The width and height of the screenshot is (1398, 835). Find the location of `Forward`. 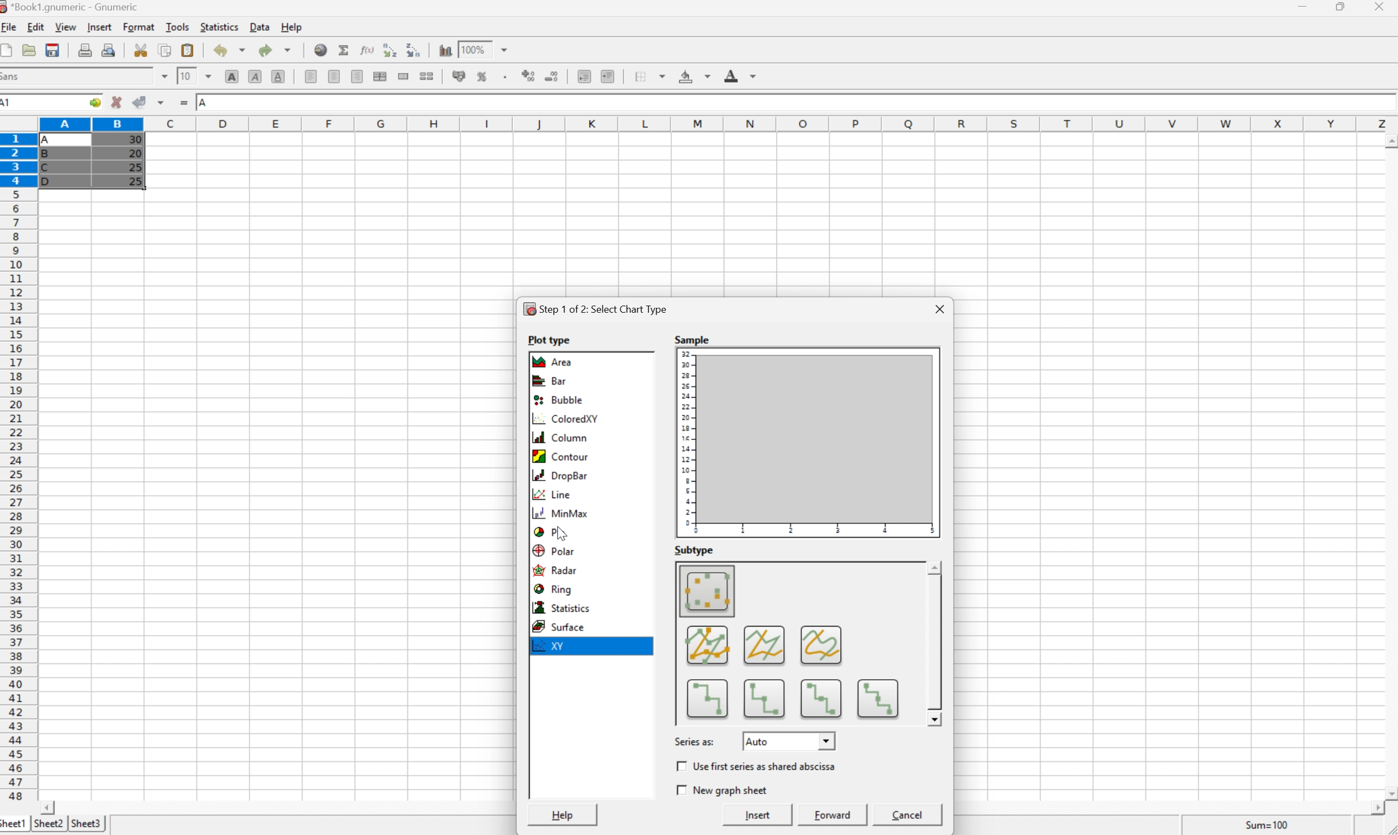

Forward is located at coordinates (833, 815).